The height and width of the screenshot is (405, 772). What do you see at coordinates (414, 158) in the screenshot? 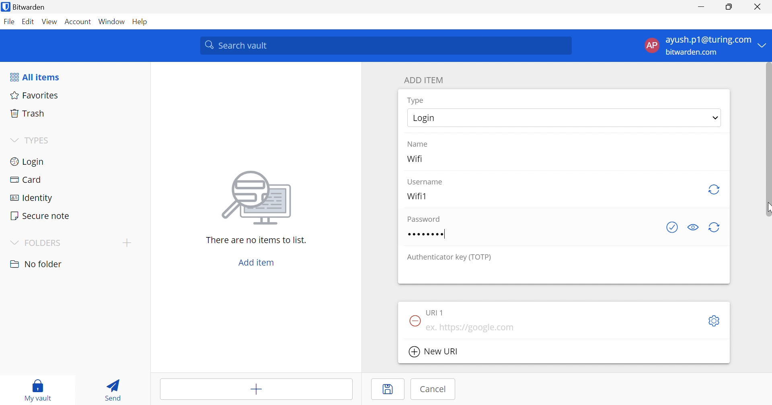
I see `Wifi` at bounding box center [414, 158].